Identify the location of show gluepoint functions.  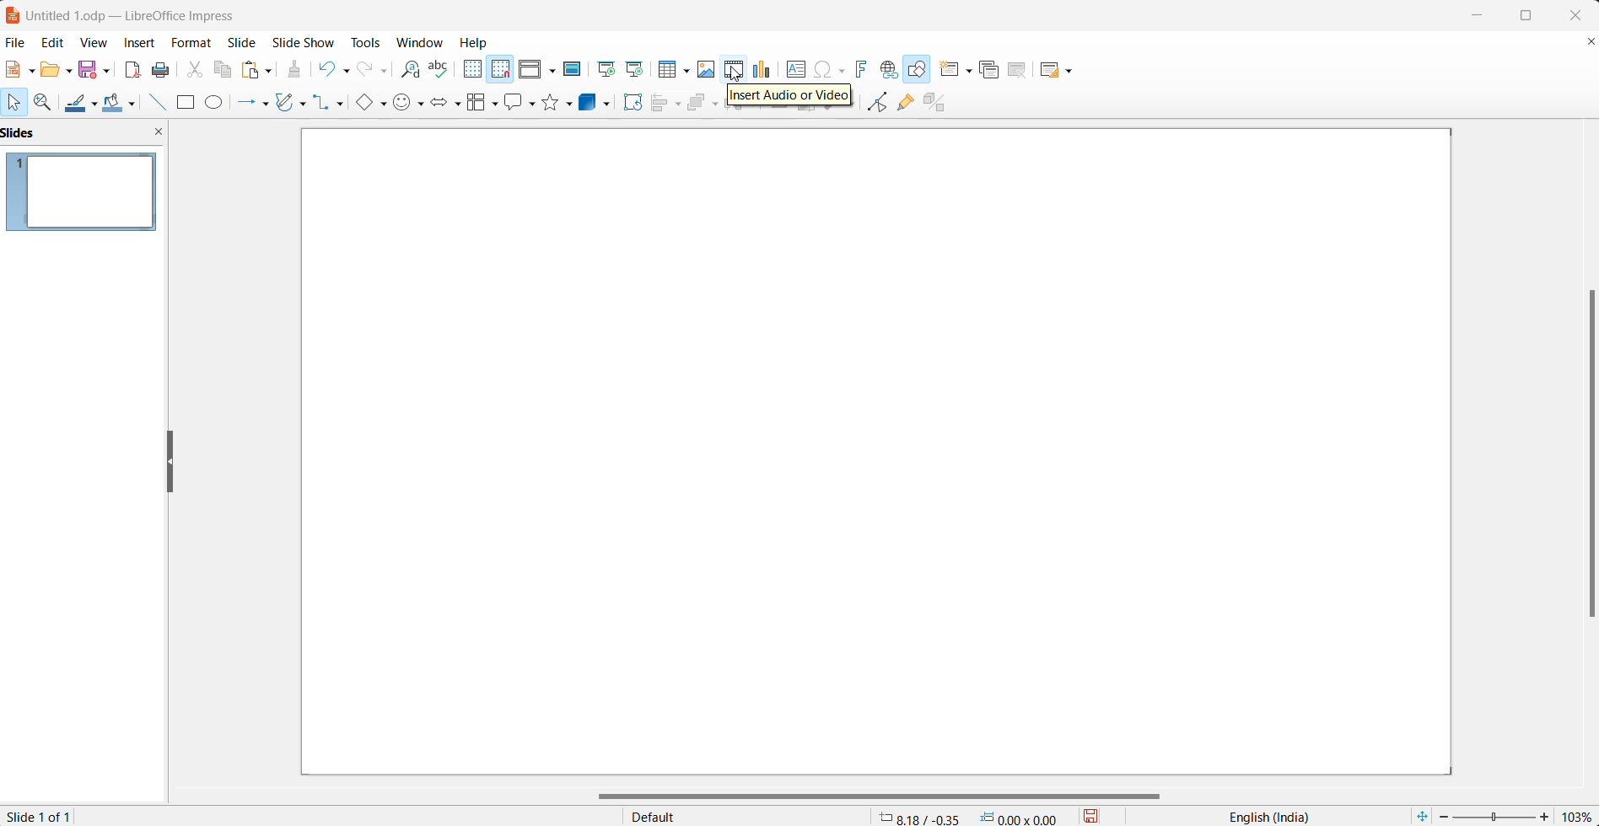
(906, 105).